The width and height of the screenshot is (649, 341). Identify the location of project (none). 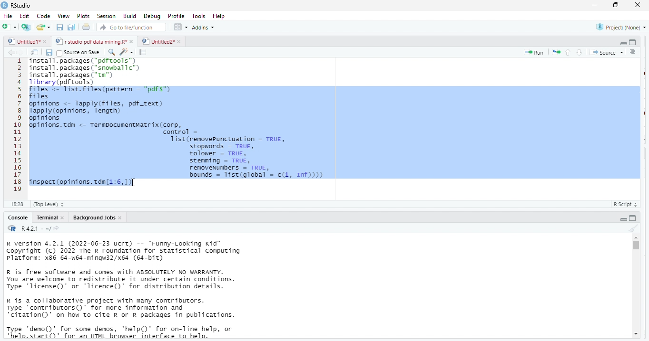
(619, 27).